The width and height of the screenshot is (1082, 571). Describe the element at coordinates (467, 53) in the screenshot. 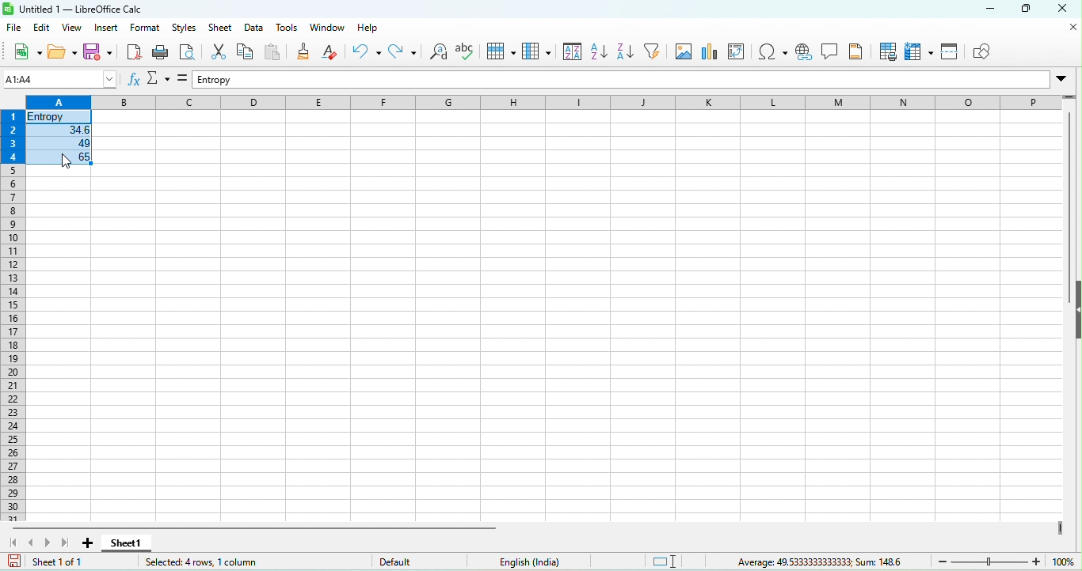

I see `spelling` at that location.